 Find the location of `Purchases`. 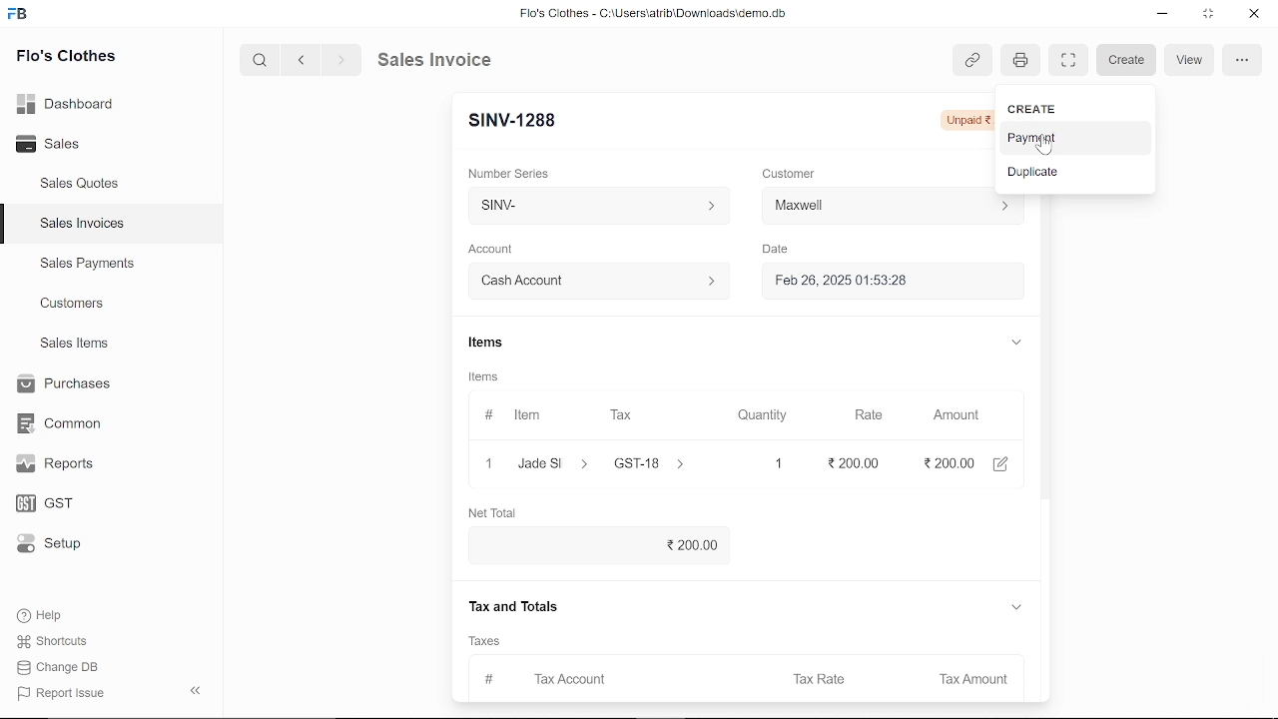

Purchases is located at coordinates (62, 384).